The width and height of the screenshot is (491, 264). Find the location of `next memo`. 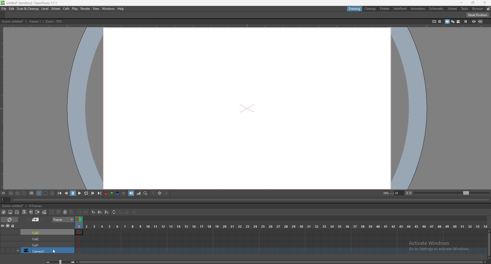

next memo is located at coordinates (42, 220).